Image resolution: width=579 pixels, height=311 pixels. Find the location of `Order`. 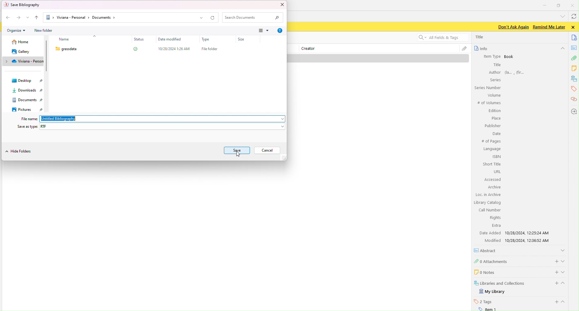

Order is located at coordinates (37, 18).